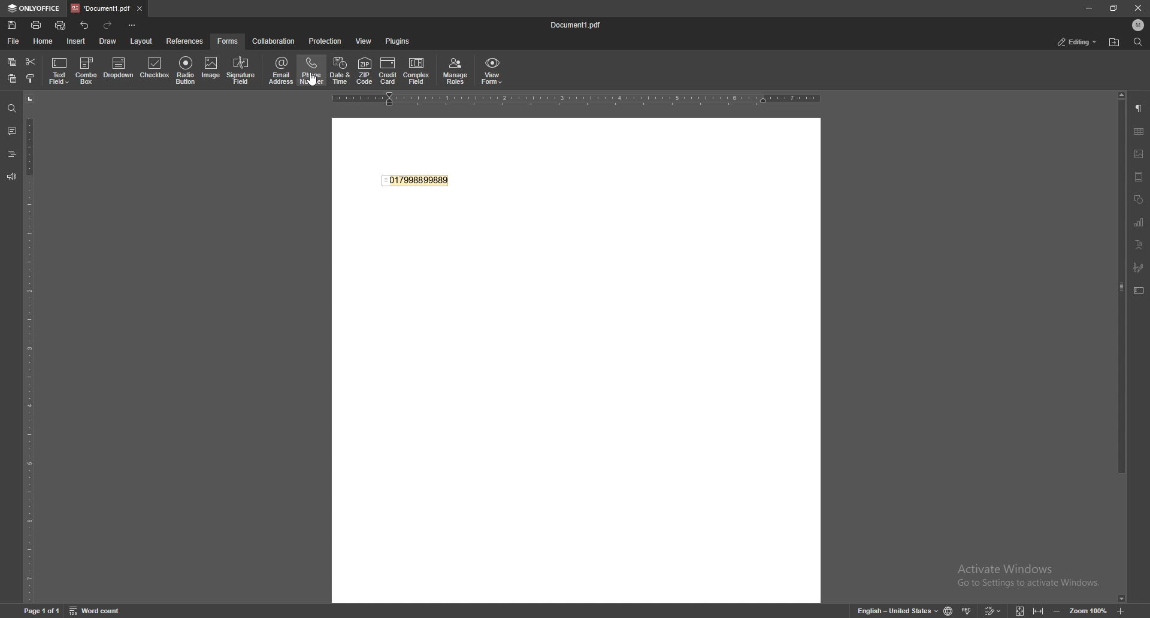  I want to click on home, so click(44, 41).